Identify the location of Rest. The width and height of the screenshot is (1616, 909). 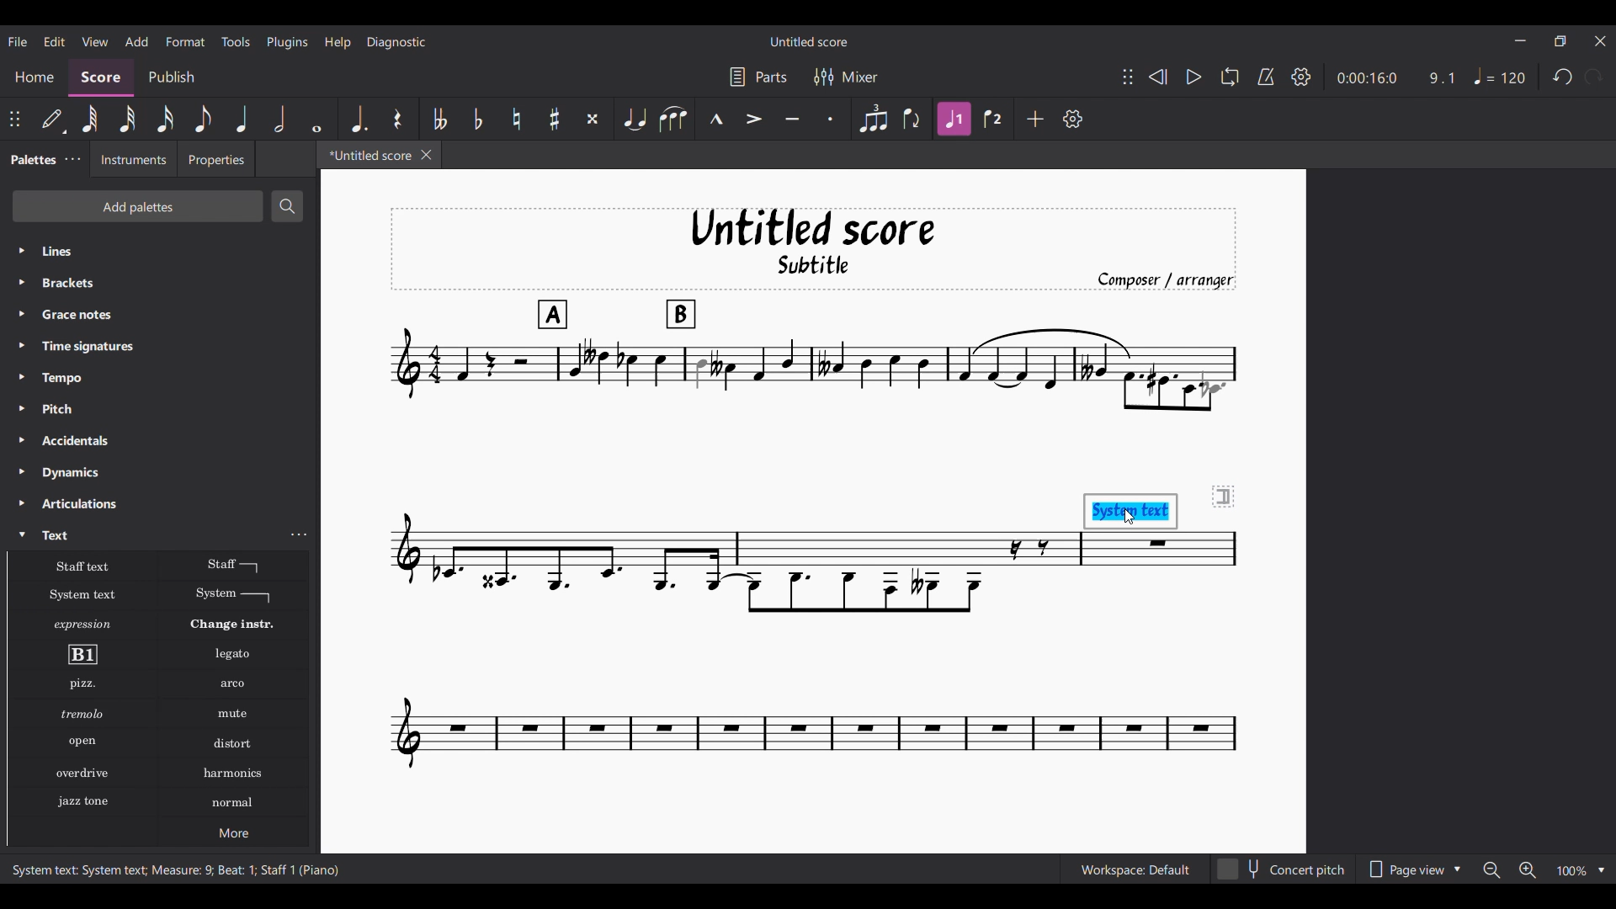
(398, 119).